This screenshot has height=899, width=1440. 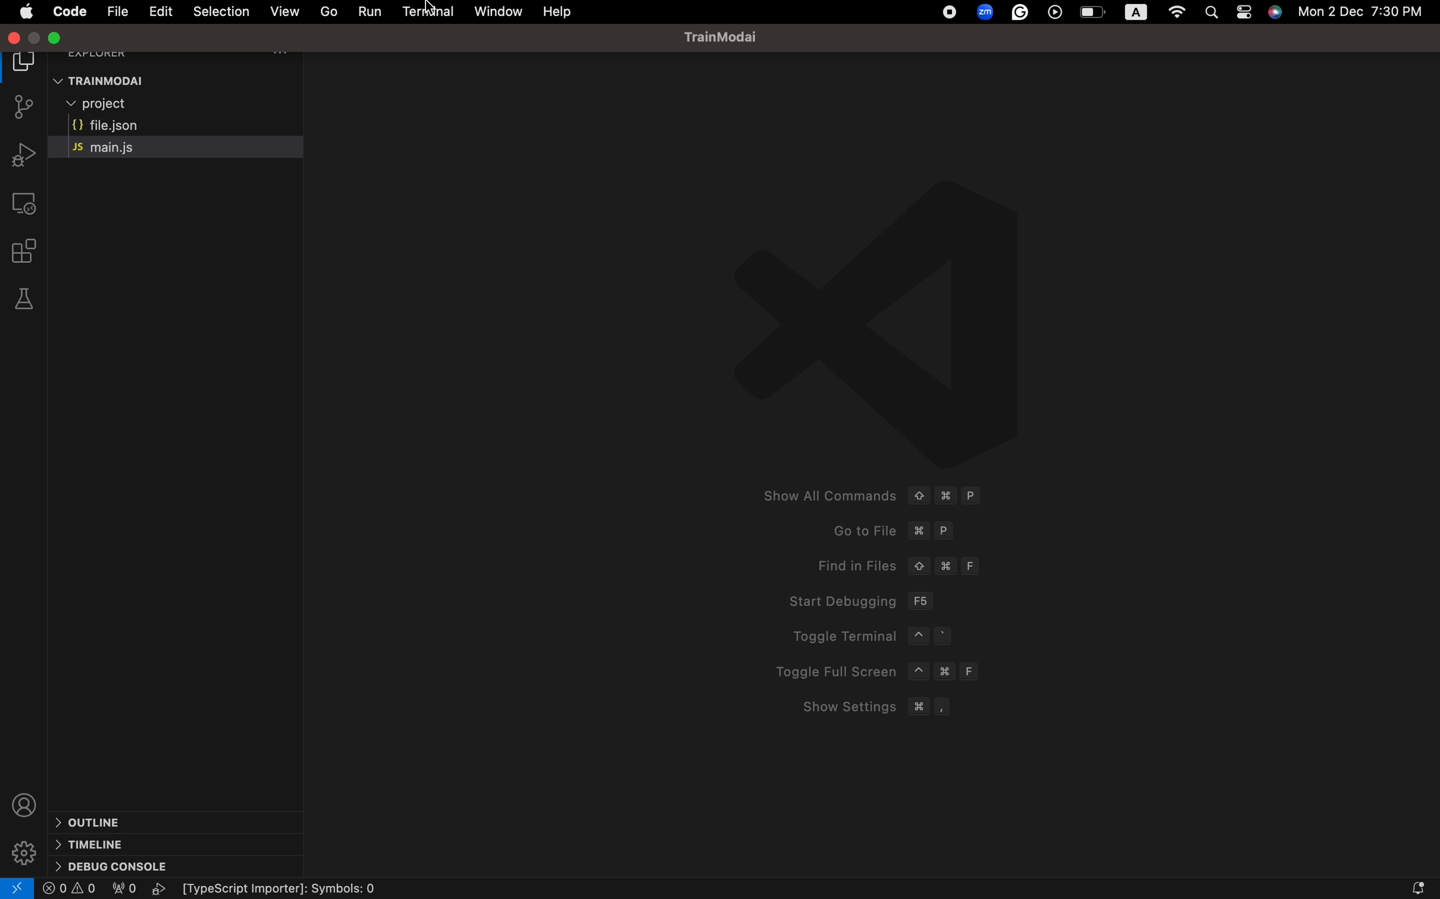 What do you see at coordinates (220, 11) in the screenshot?
I see `selection` at bounding box center [220, 11].